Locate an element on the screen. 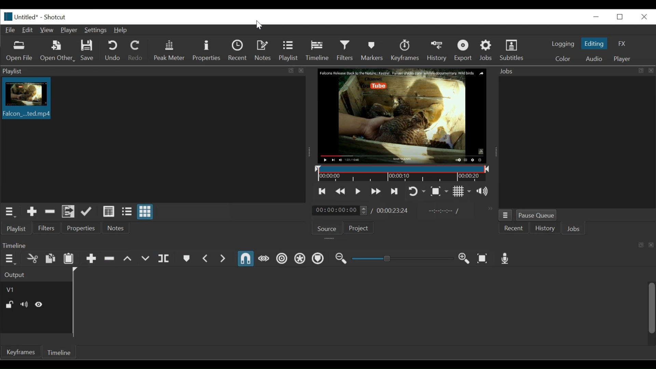 The image size is (656, 369). Vertical scroll bar is located at coordinates (651, 308).